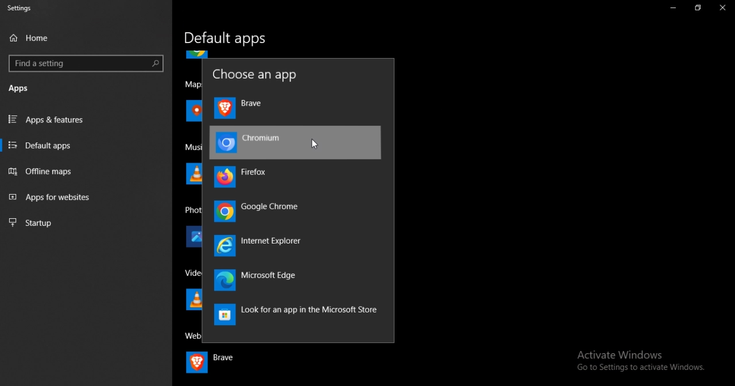 The height and width of the screenshot is (386, 735). I want to click on choose an app, so click(258, 74).